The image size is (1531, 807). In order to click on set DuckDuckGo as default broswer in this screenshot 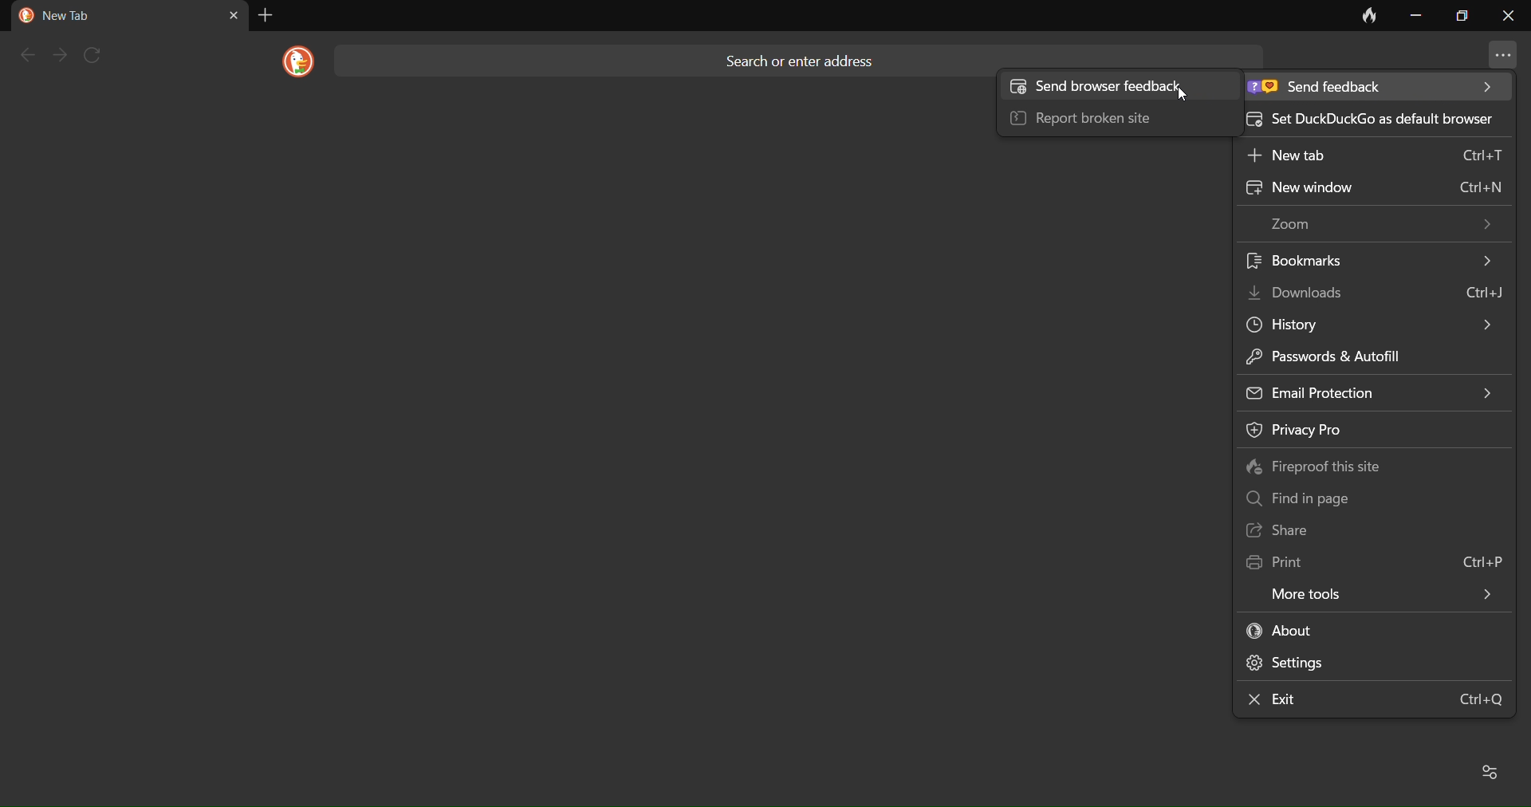, I will do `click(1375, 118)`.